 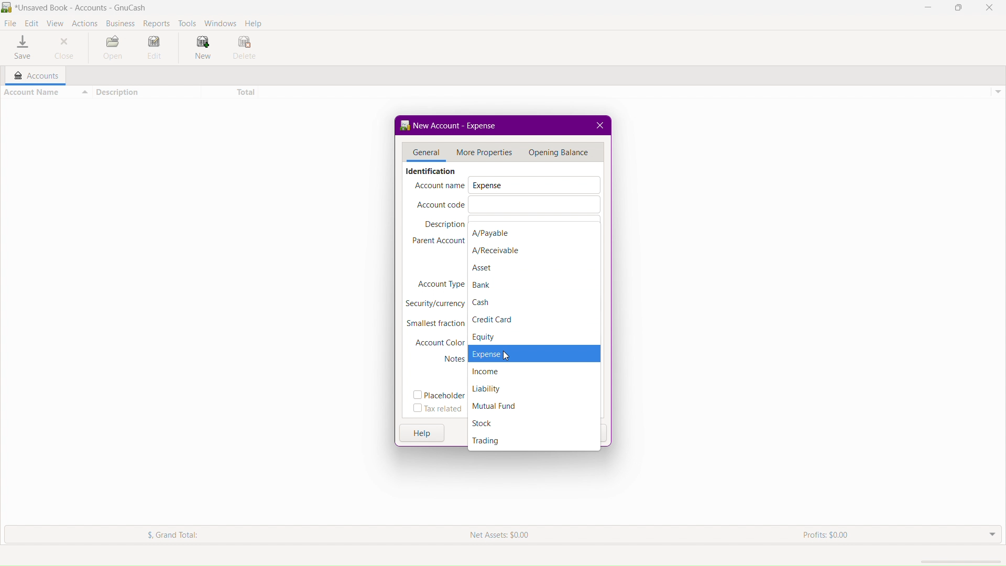 What do you see at coordinates (509, 357) in the screenshot?
I see `cursor` at bounding box center [509, 357].